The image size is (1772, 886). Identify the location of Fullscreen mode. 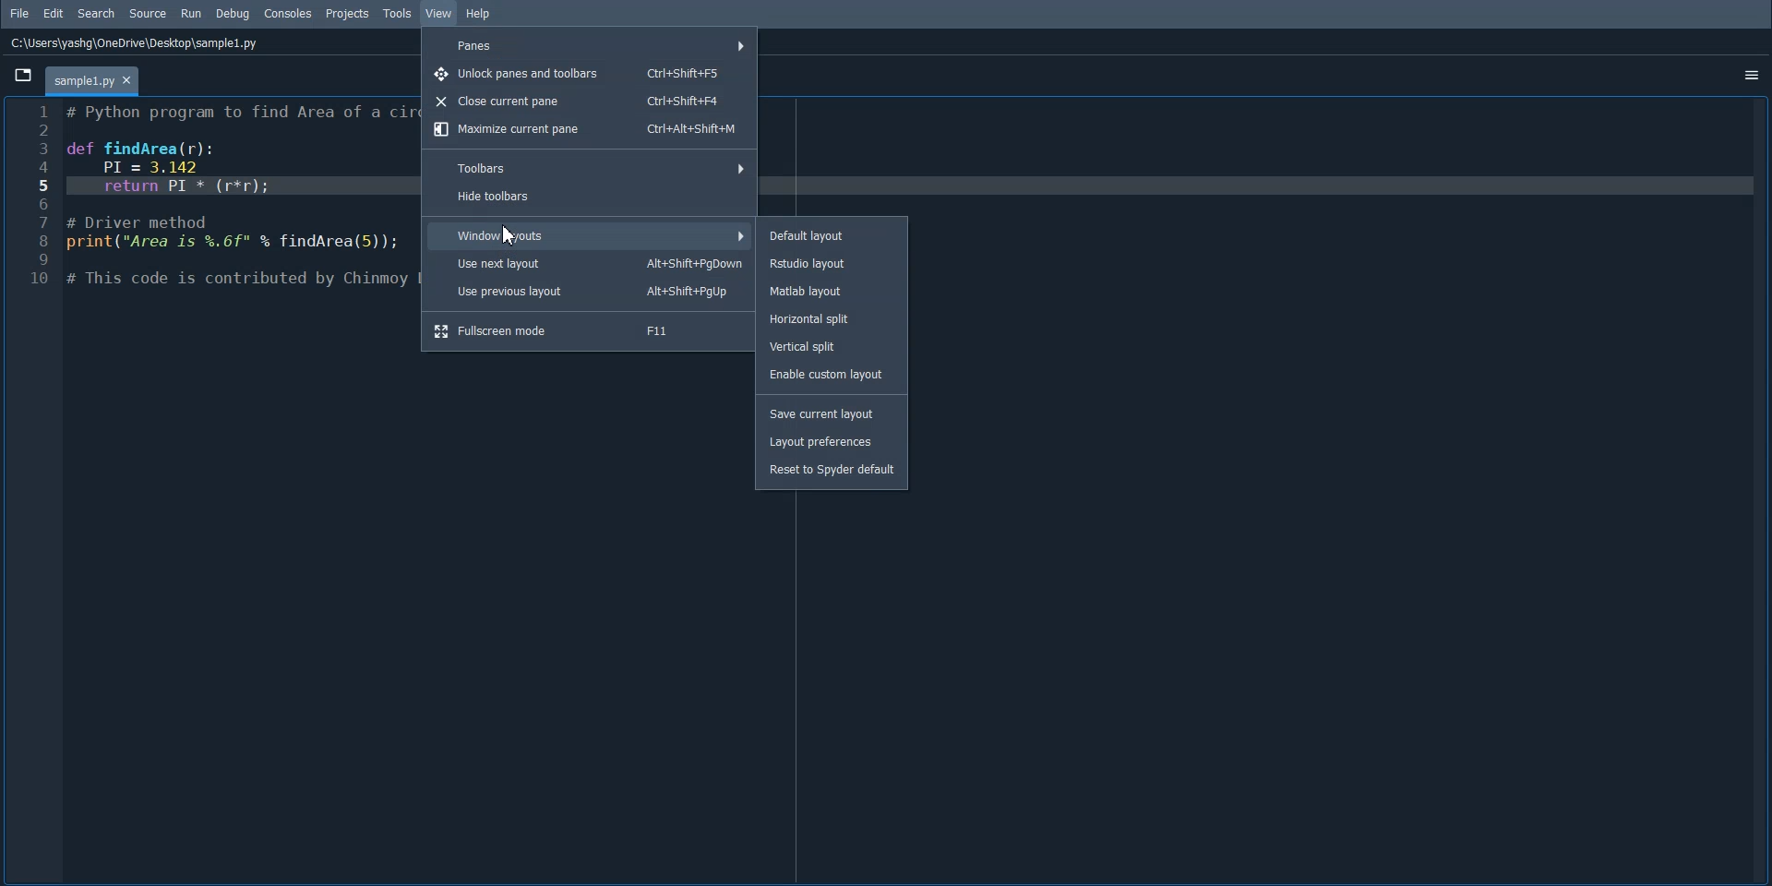
(587, 330).